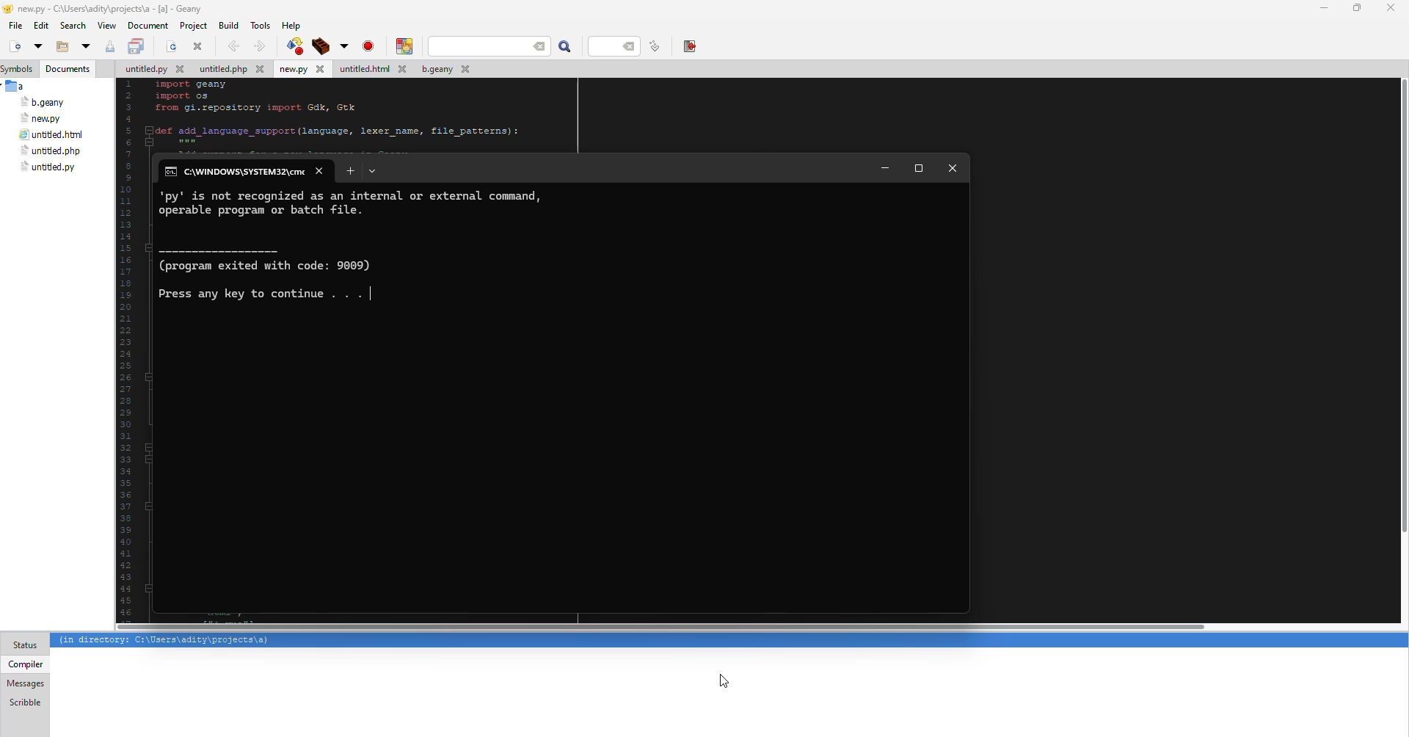 Image resolution: width=1409 pixels, height=737 pixels. What do you see at coordinates (920, 169) in the screenshot?
I see `maximize` at bounding box center [920, 169].